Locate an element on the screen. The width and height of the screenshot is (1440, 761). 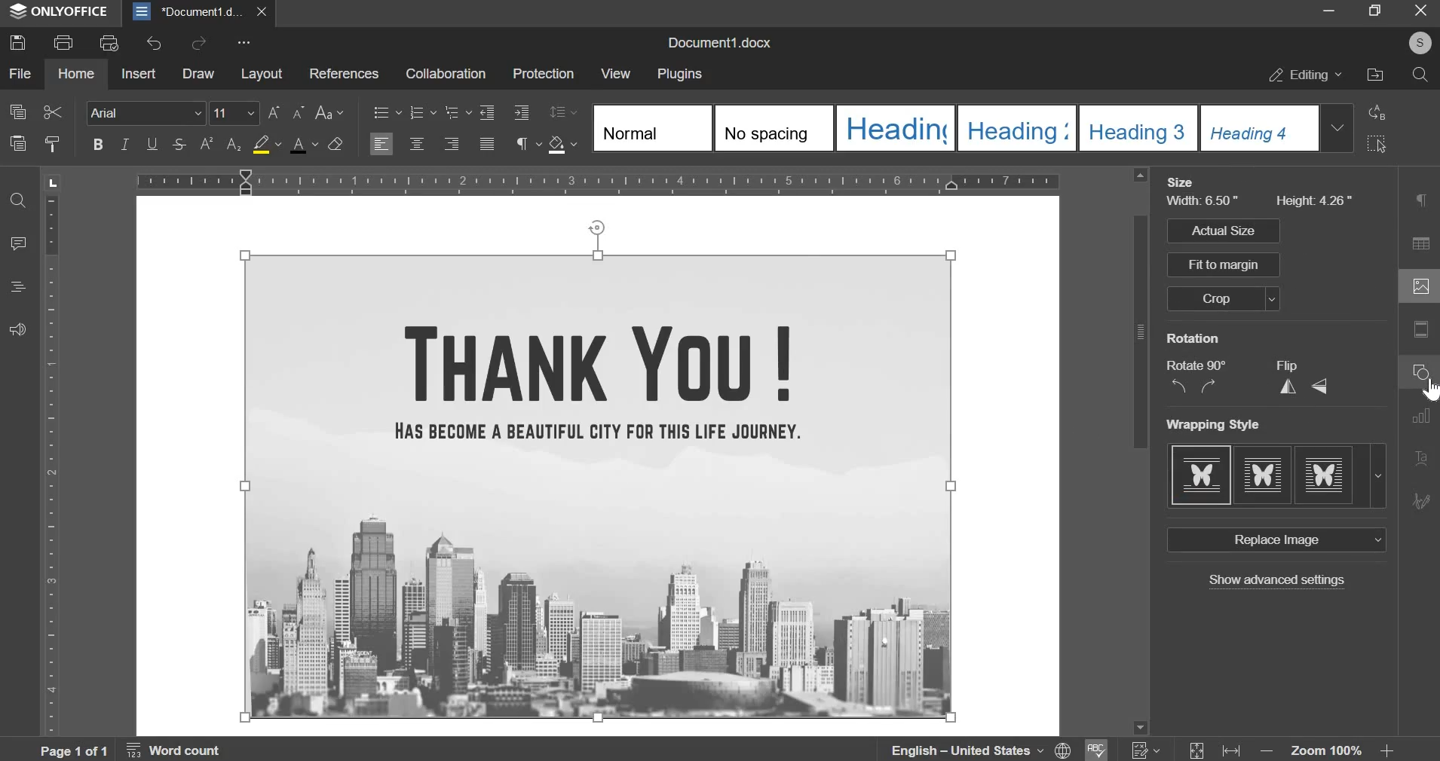
minimize is located at coordinates (1331, 11).